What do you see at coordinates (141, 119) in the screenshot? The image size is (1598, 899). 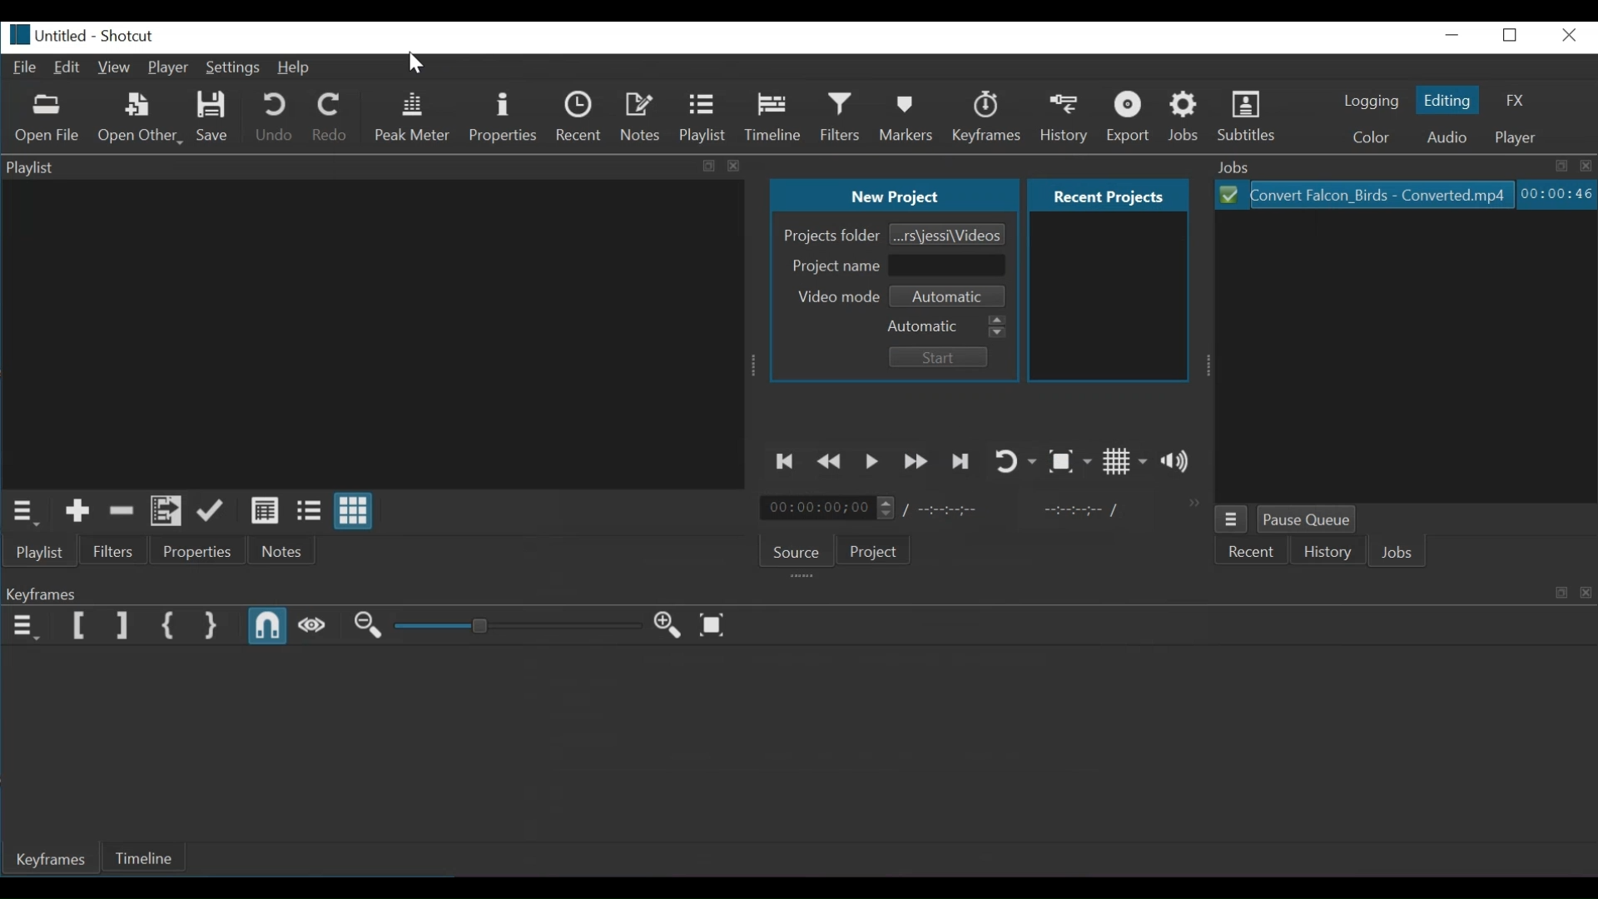 I see `Open Other` at bounding box center [141, 119].